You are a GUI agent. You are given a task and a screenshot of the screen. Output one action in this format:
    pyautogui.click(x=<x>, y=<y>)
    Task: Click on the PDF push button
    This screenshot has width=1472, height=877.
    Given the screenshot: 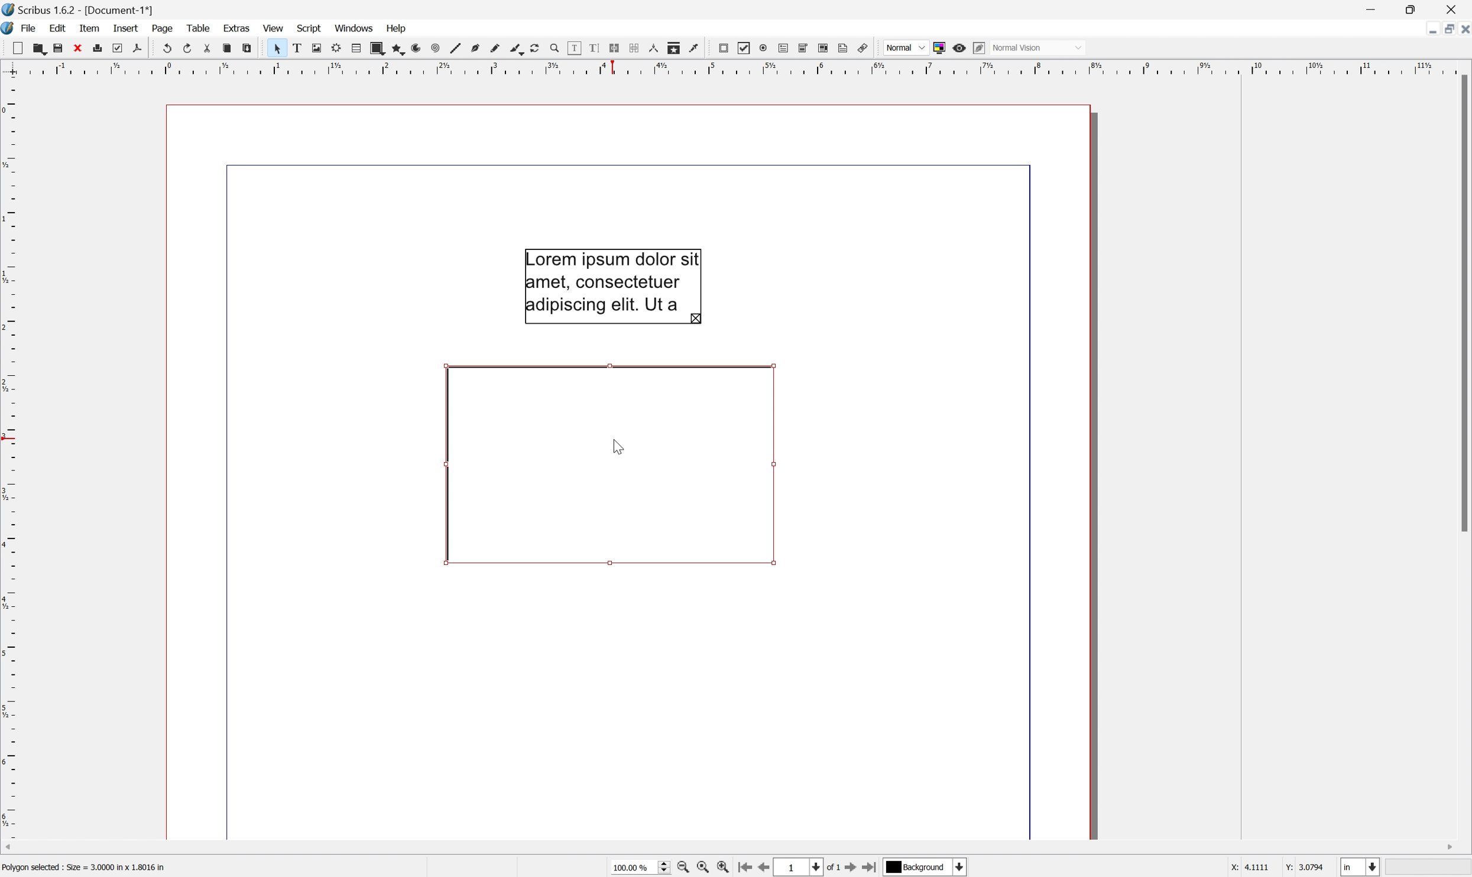 What is the action you would take?
    pyautogui.click(x=724, y=48)
    